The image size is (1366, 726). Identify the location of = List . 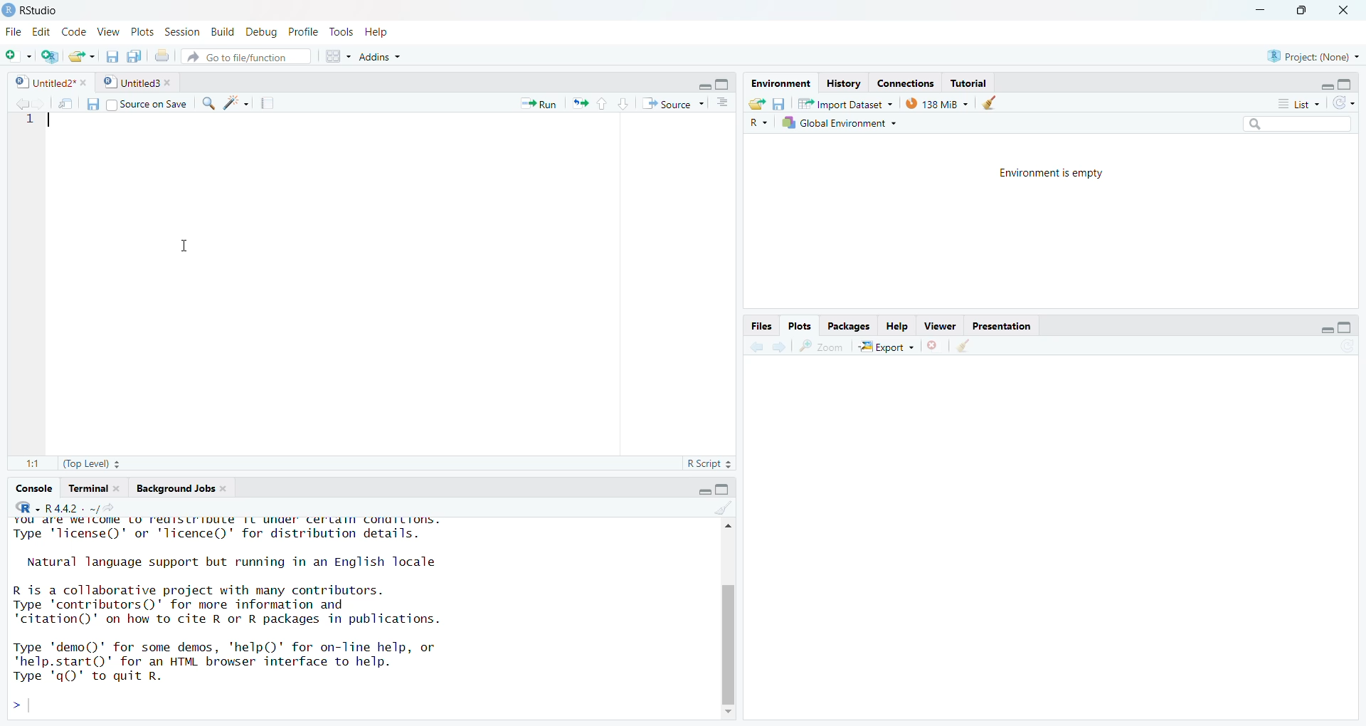
(1291, 102).